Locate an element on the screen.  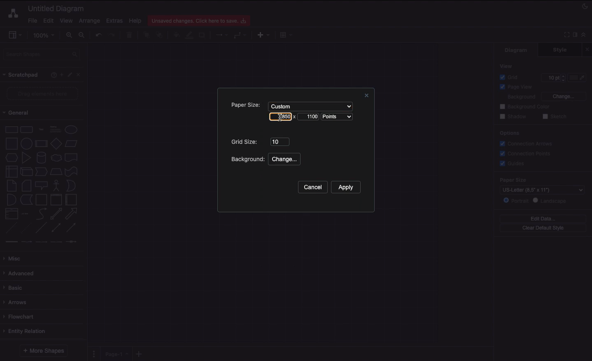
Change is located at coordinates (563, 96).